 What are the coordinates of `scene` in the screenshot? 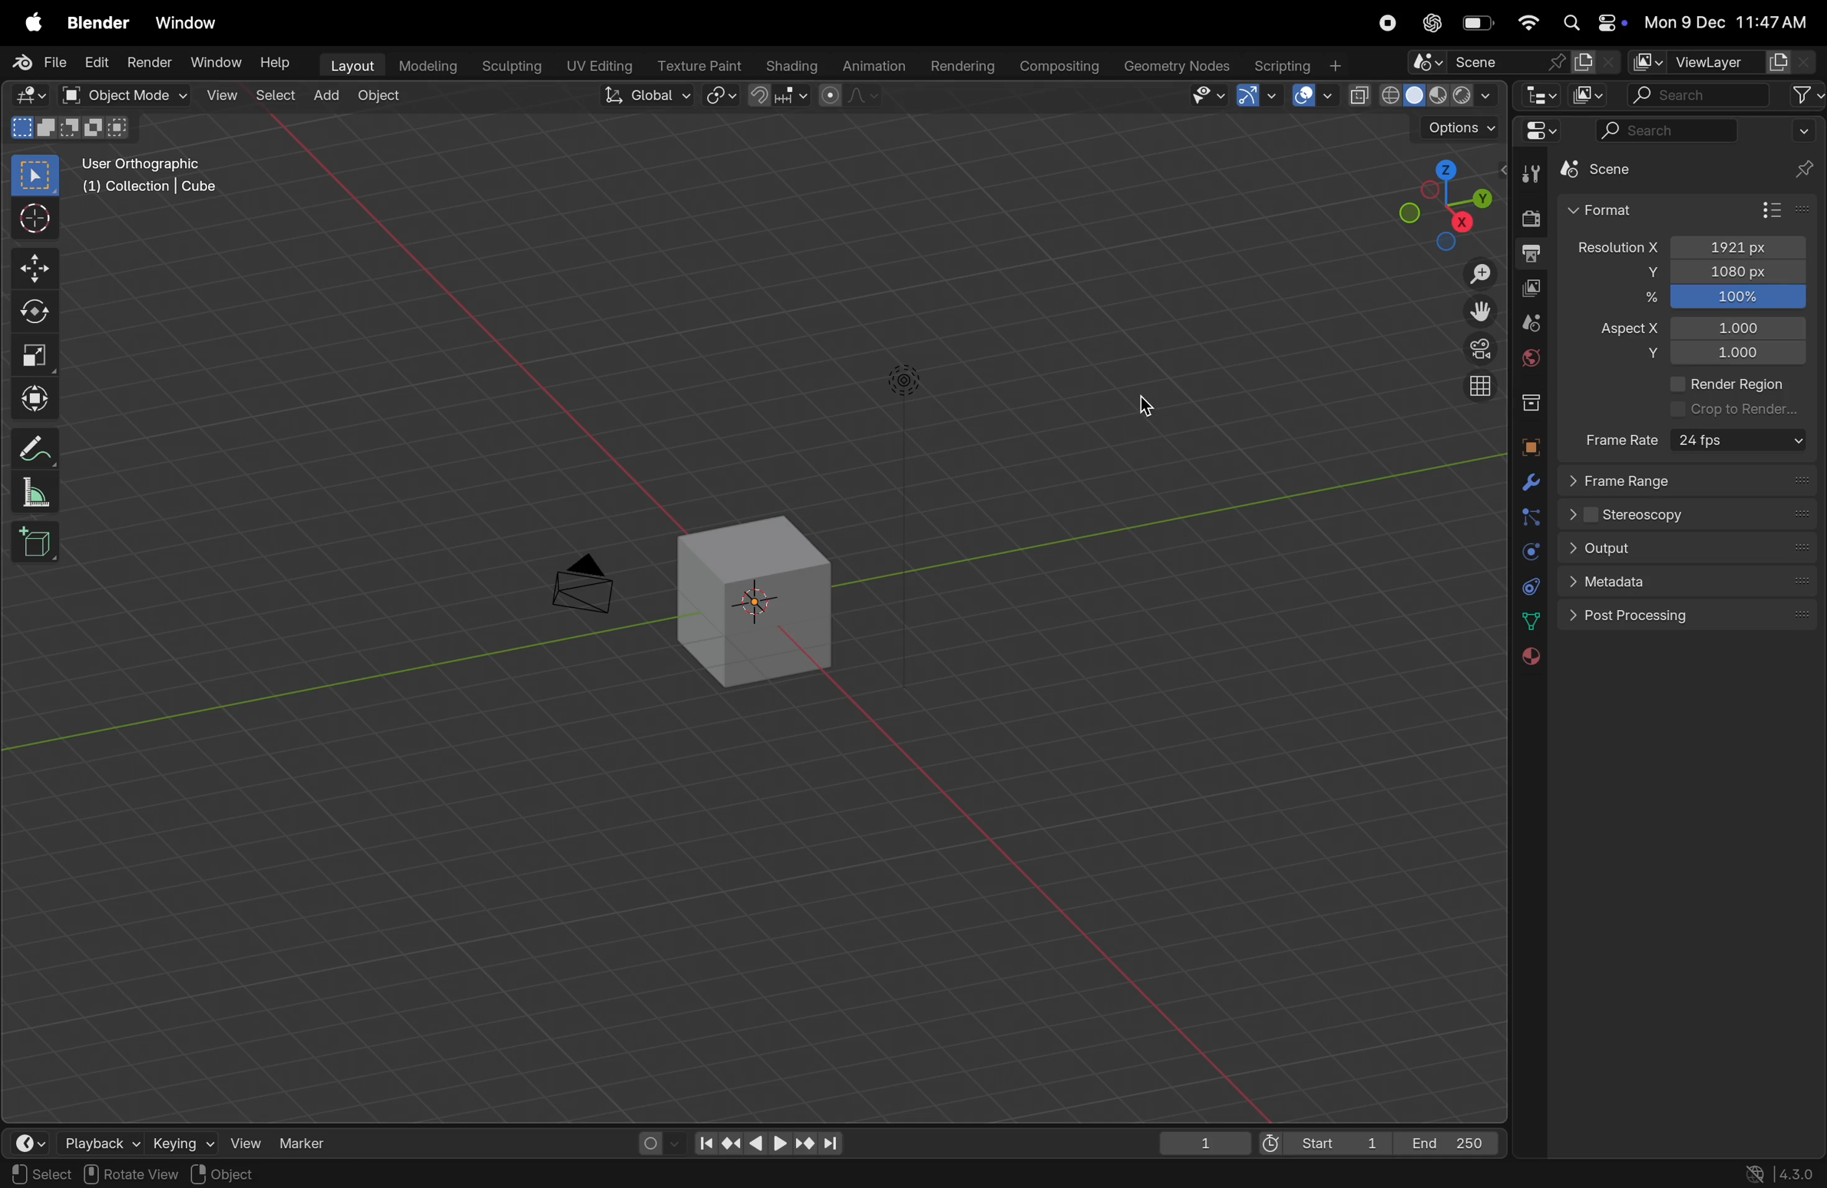 It's located at (1627, 167).